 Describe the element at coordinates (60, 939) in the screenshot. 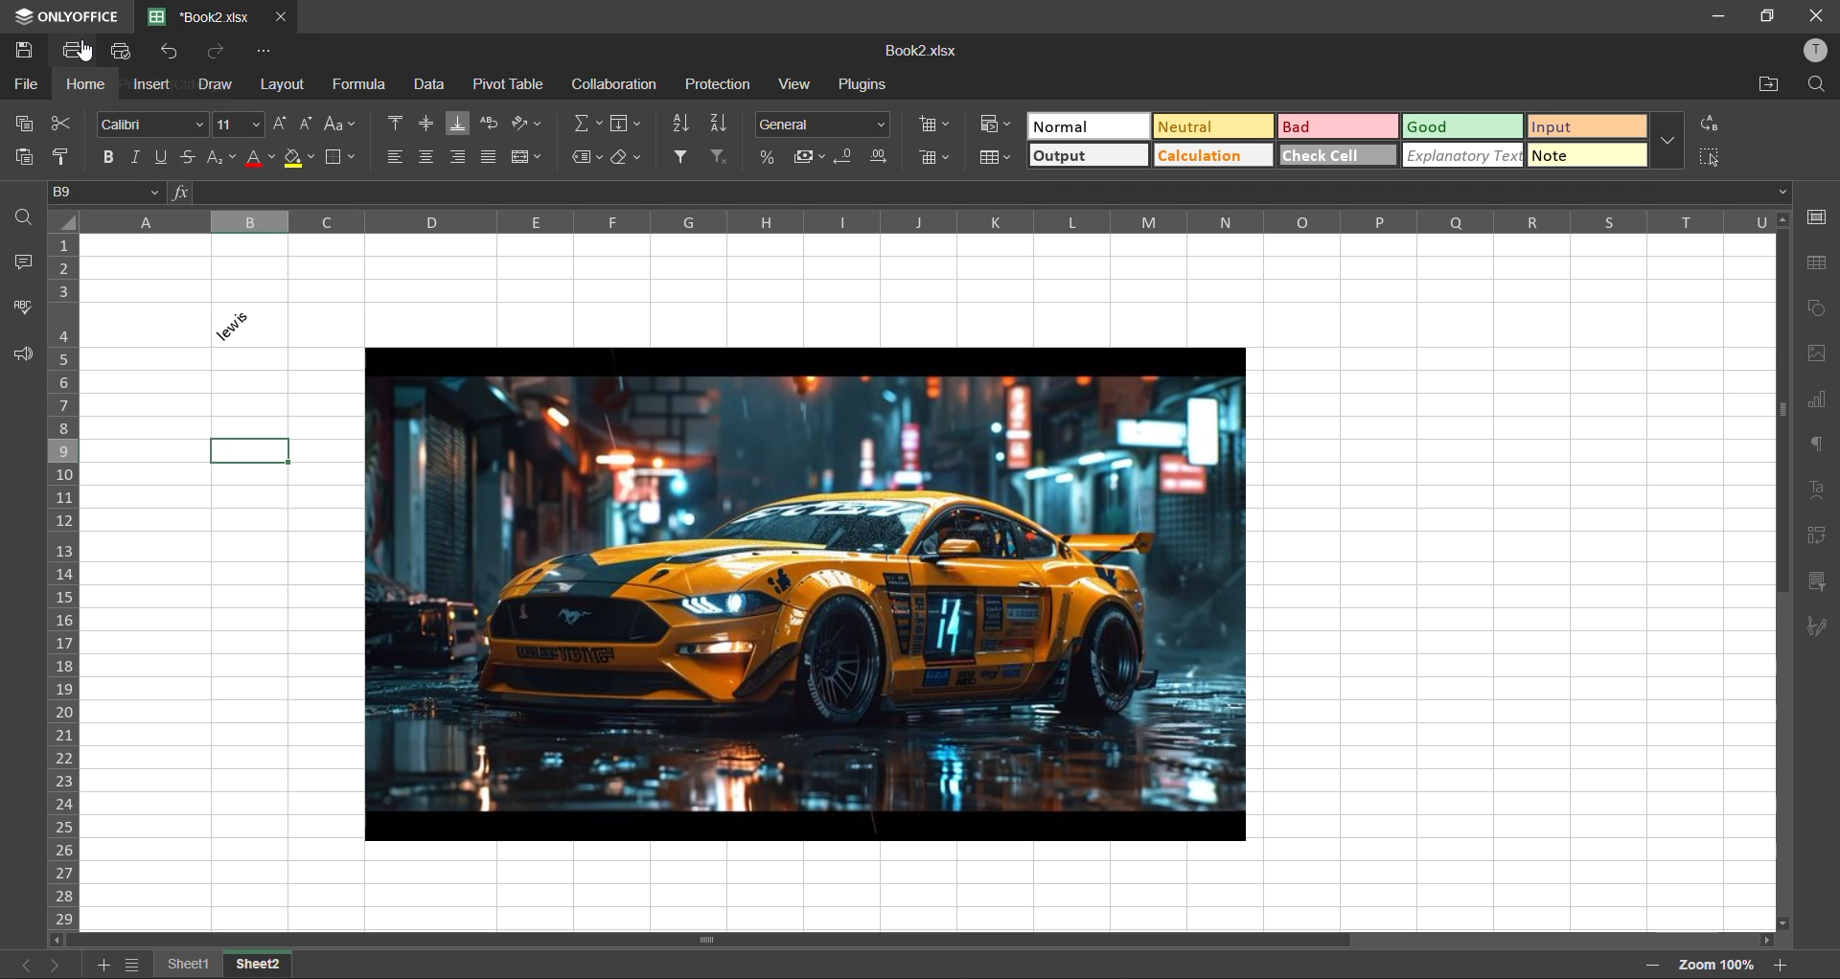

I see `scroll left` at that location.